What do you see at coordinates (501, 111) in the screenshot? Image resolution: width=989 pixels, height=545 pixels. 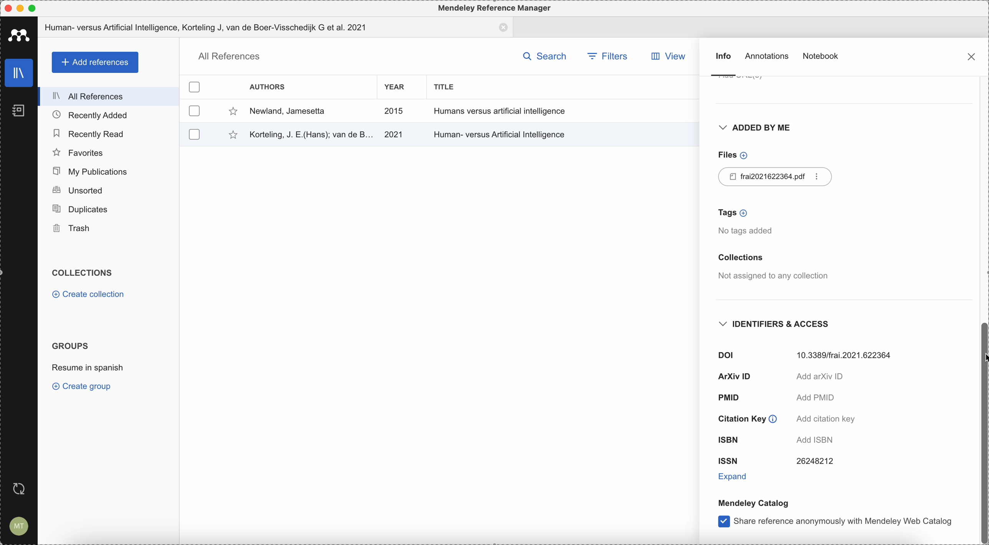 I see `Humans versus artificial intelligence` at bounding box center [501, 111].